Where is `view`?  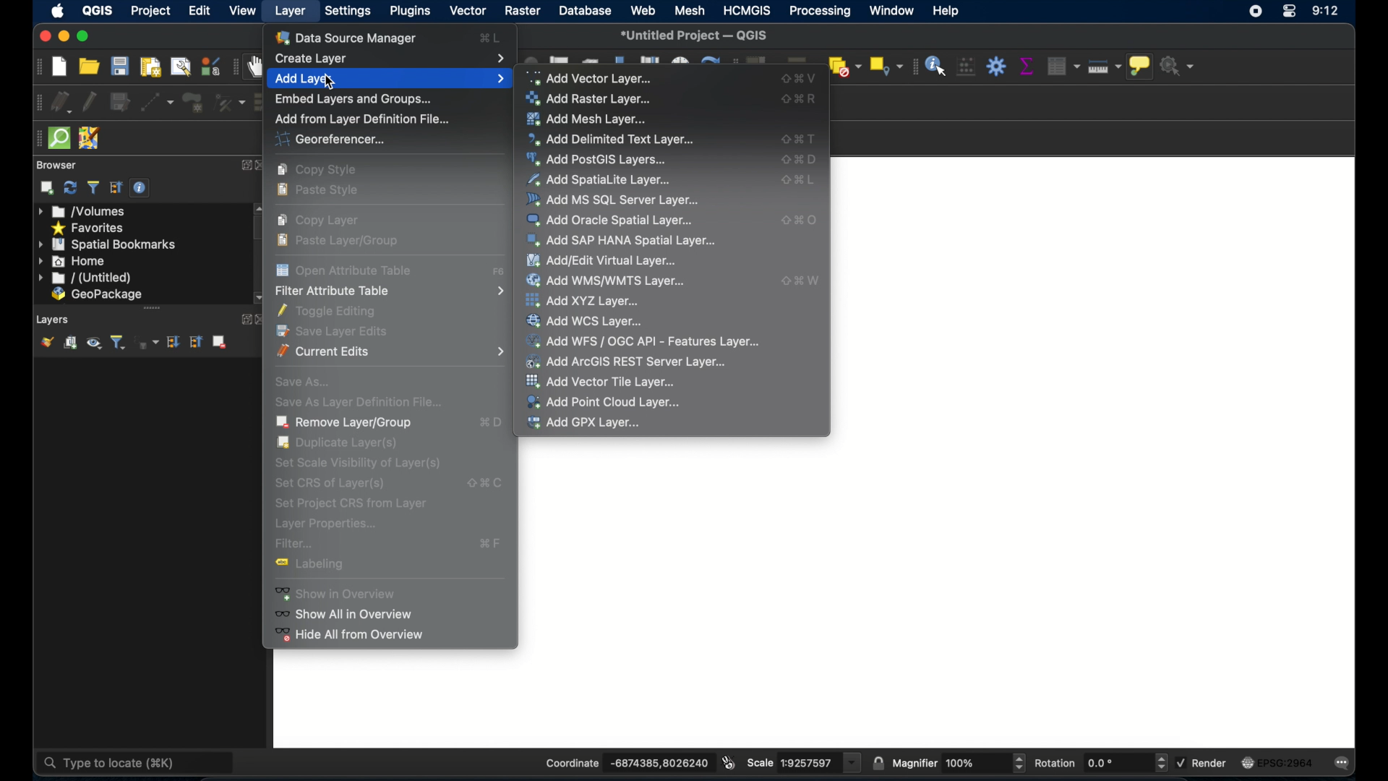 view is located at coordinates (244, 10).